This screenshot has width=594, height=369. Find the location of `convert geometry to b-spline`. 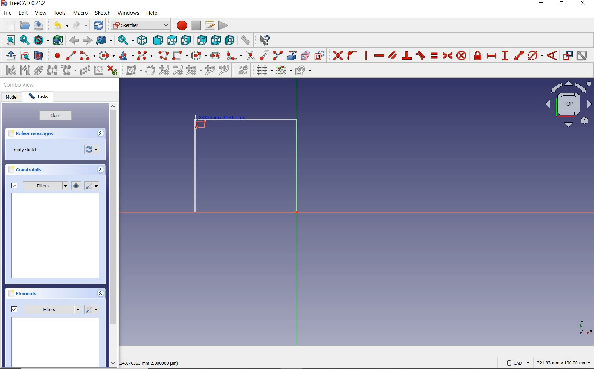

convert geometry to b-spline is located at coordinates (150, 70).